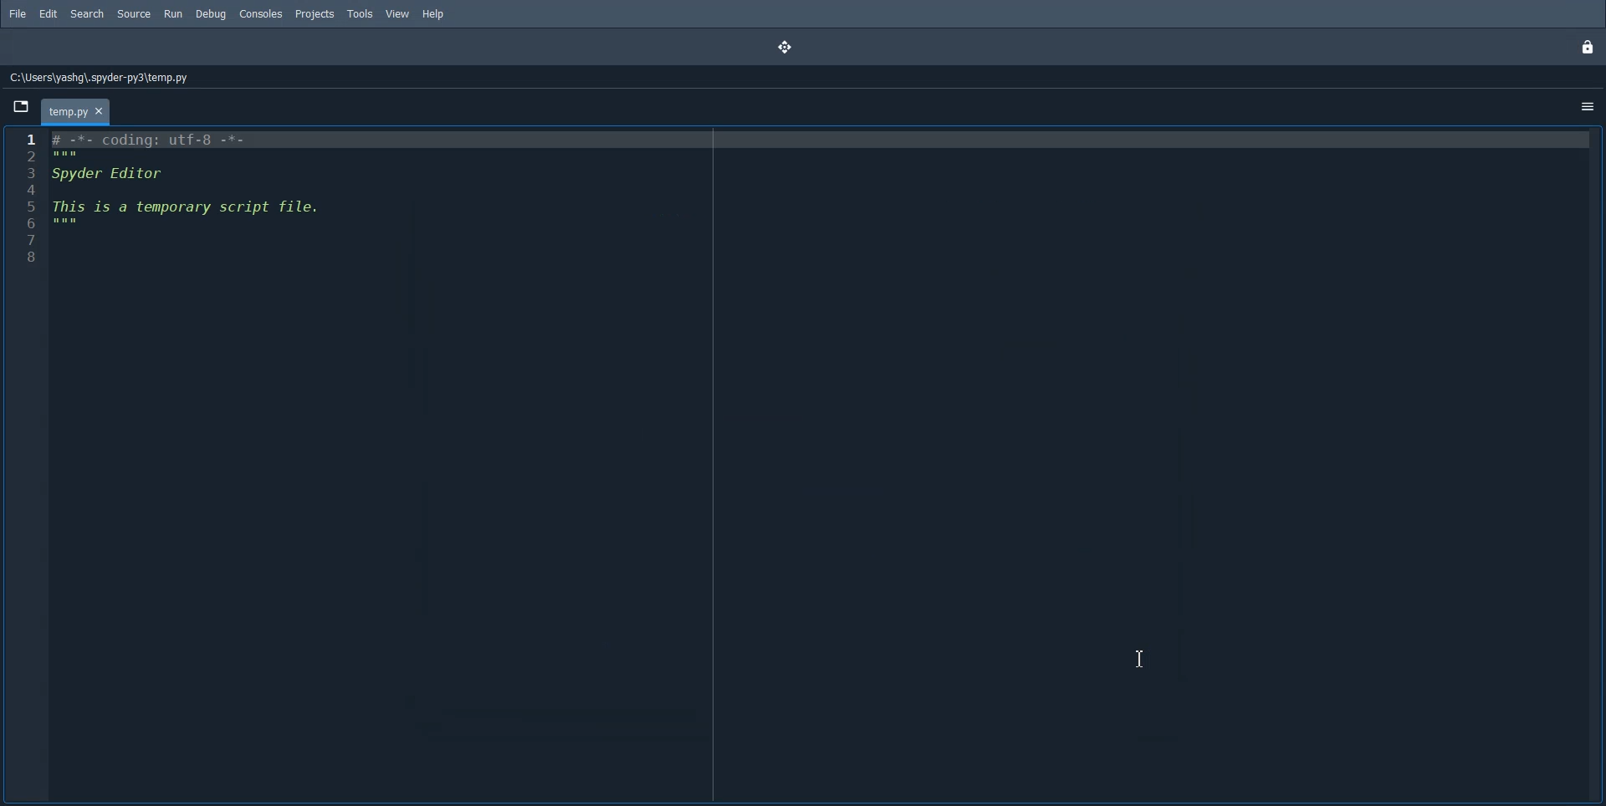 This screenshot has width=1606, height=806. I want to click on Lock, so click(1590, 48).